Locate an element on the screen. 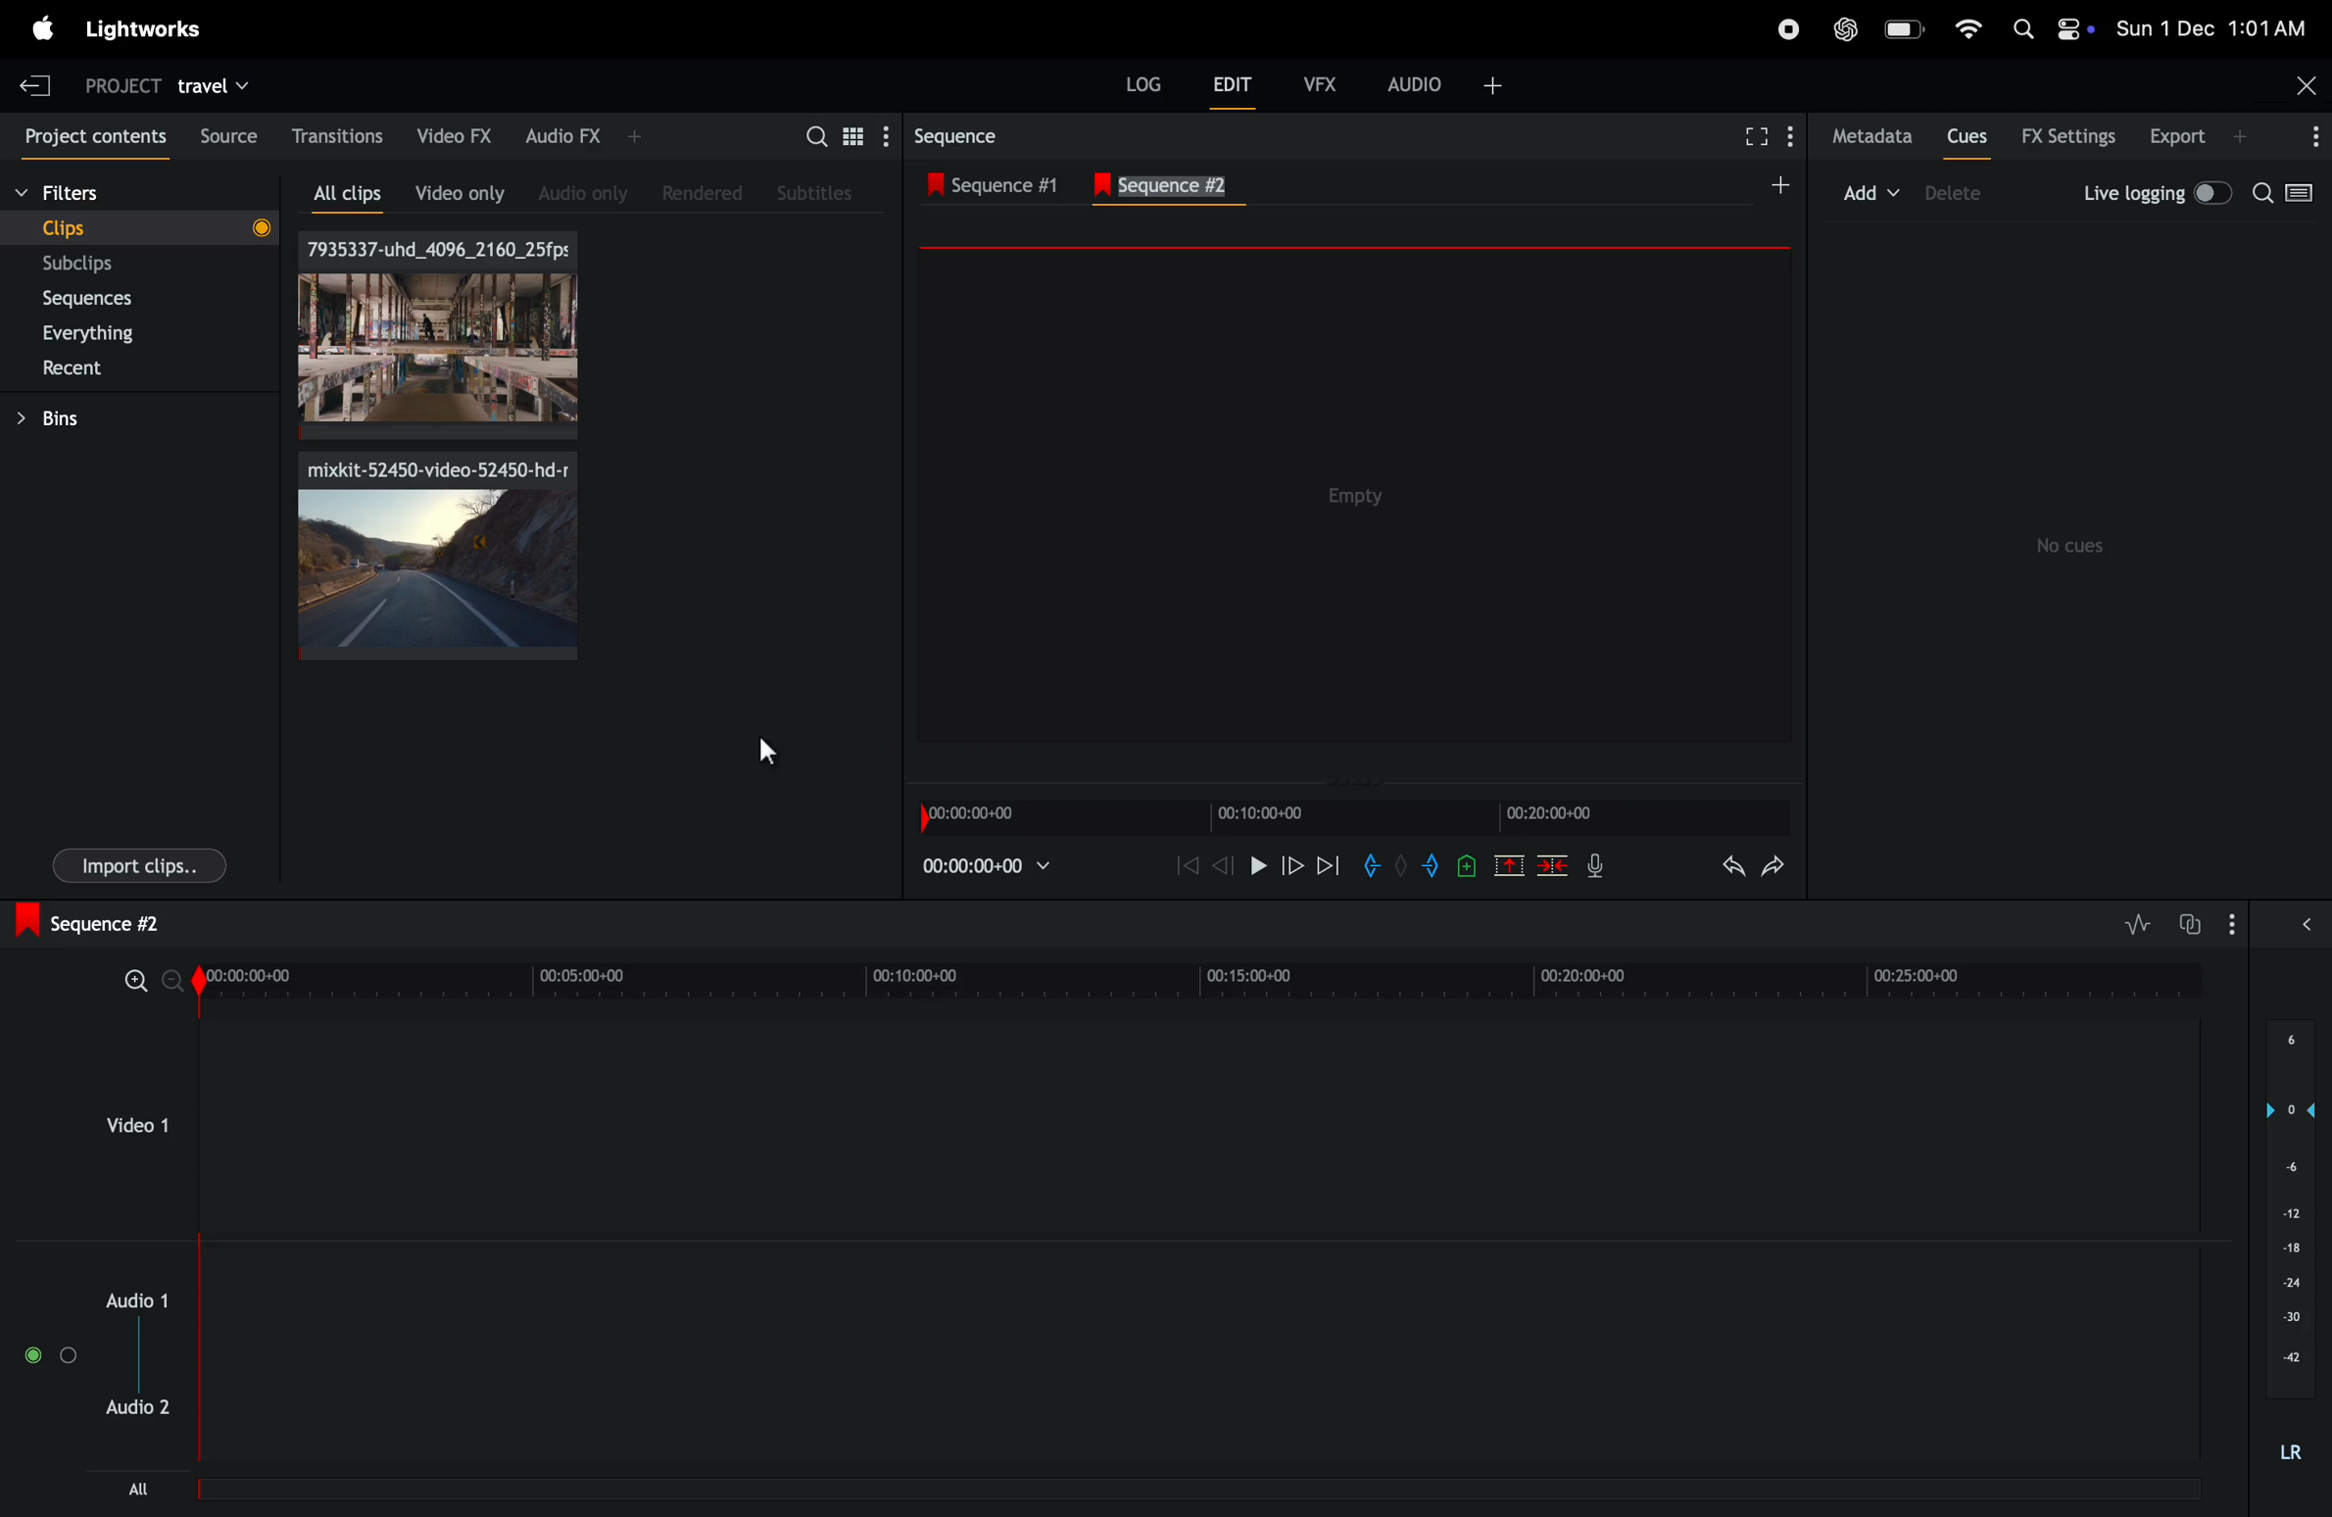  add out is located at coordinates (1431, 864).